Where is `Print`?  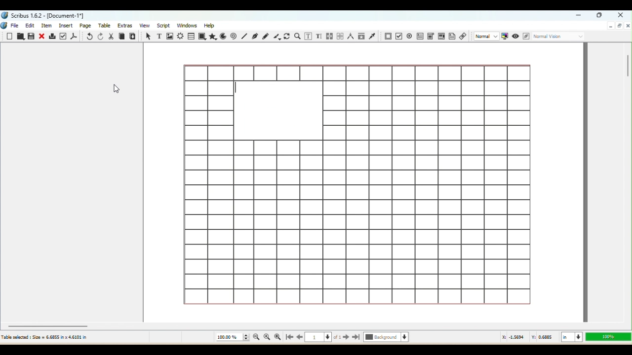
Print is located at coordinates (52, 37).